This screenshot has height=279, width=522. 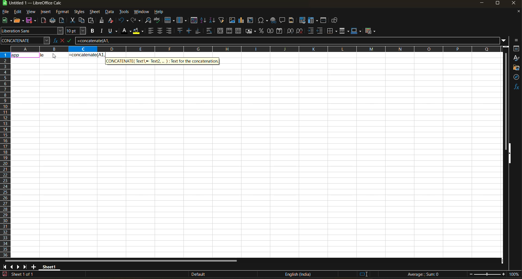 What do you see at coordinates (252, 31) in the screenshot?
I see `format as currency` at bounding box center [252, 31].